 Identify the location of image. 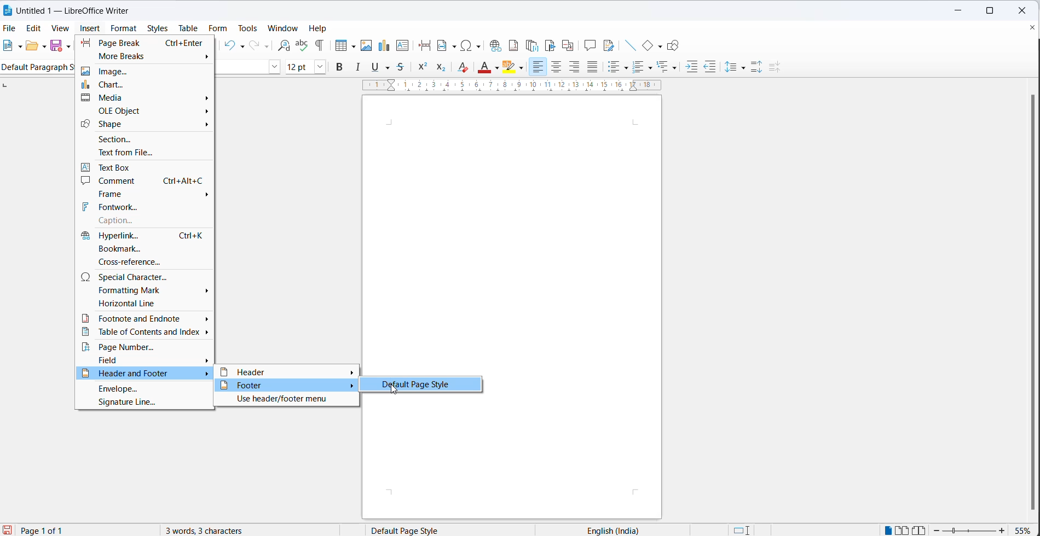
(146, 70).